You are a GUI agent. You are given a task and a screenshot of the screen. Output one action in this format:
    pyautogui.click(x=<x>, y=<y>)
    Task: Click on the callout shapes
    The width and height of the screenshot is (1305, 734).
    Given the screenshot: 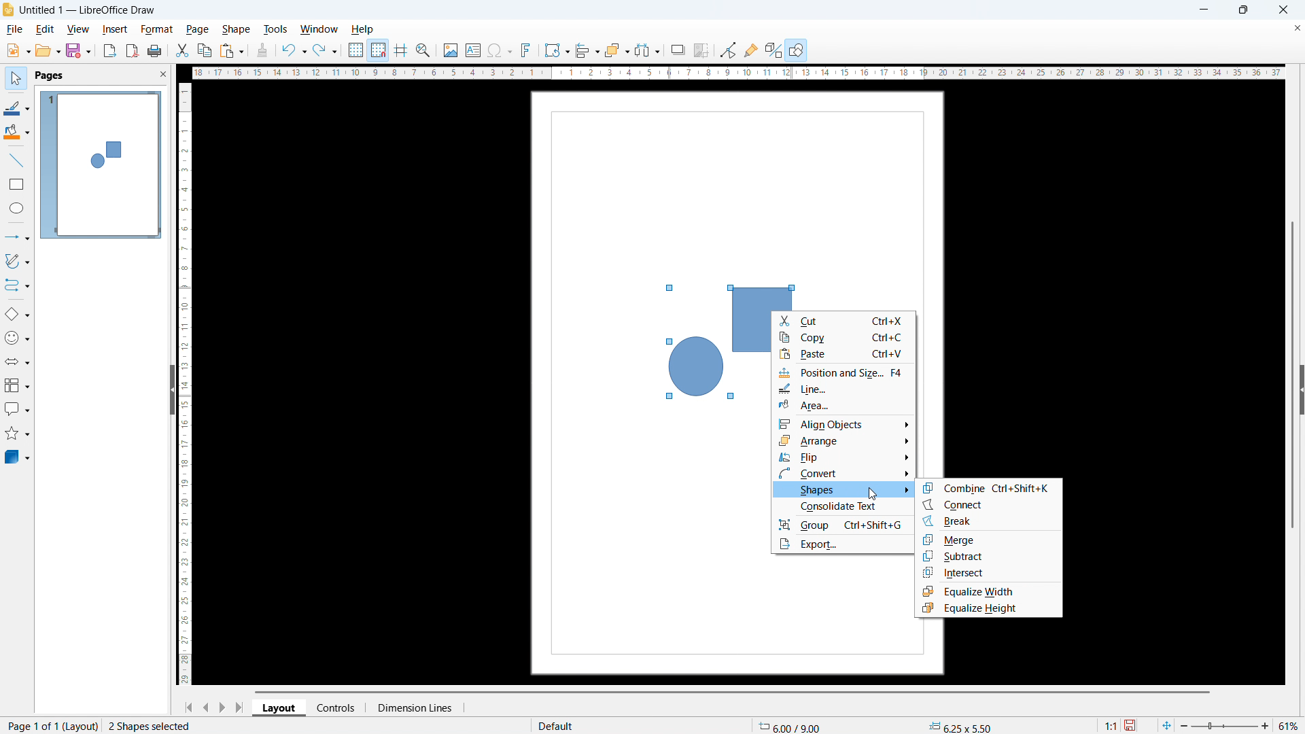 What is the action you would take?
    pyautogui.click(x=16, y=409)
    